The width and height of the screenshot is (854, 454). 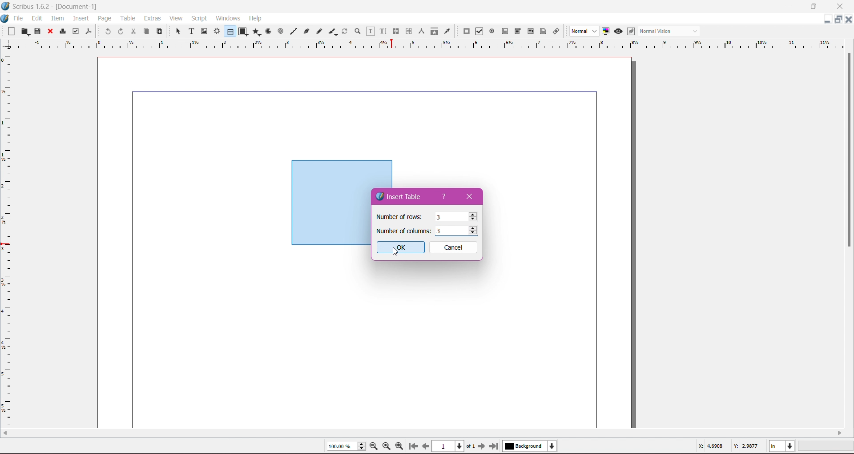 I want to click on Close, so click(x=49, y=32).